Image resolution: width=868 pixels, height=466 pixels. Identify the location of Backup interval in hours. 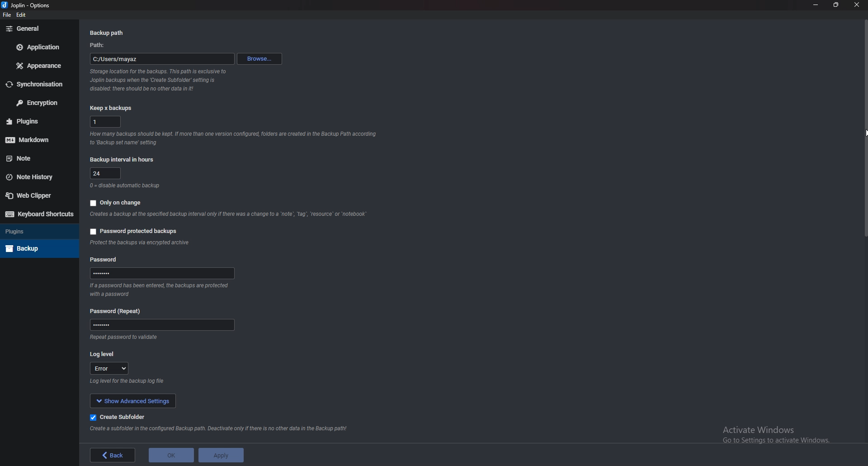
(123, 160).